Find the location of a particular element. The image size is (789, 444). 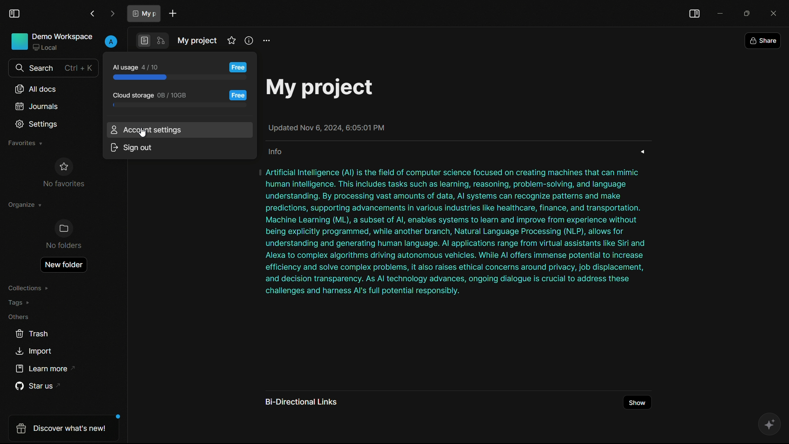

info is located at coordinates (275, 151).